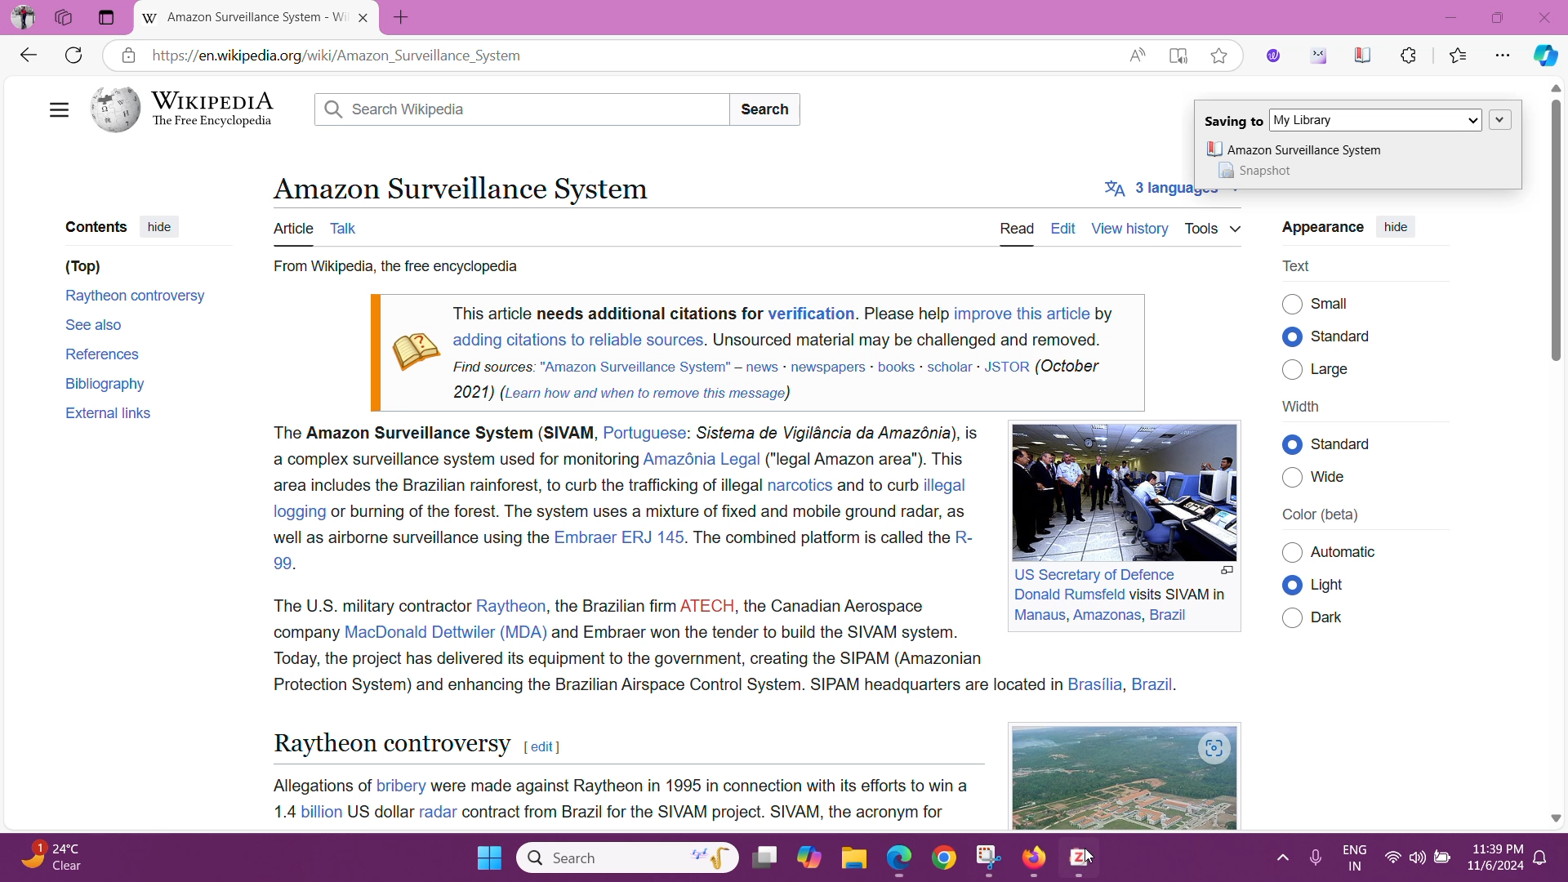 Image resolution: width=1568 pixels, height=882 pixels. Describe the element at coordinates (1137, 54) in the screenshot. I see `Read aloud this page` at that location.